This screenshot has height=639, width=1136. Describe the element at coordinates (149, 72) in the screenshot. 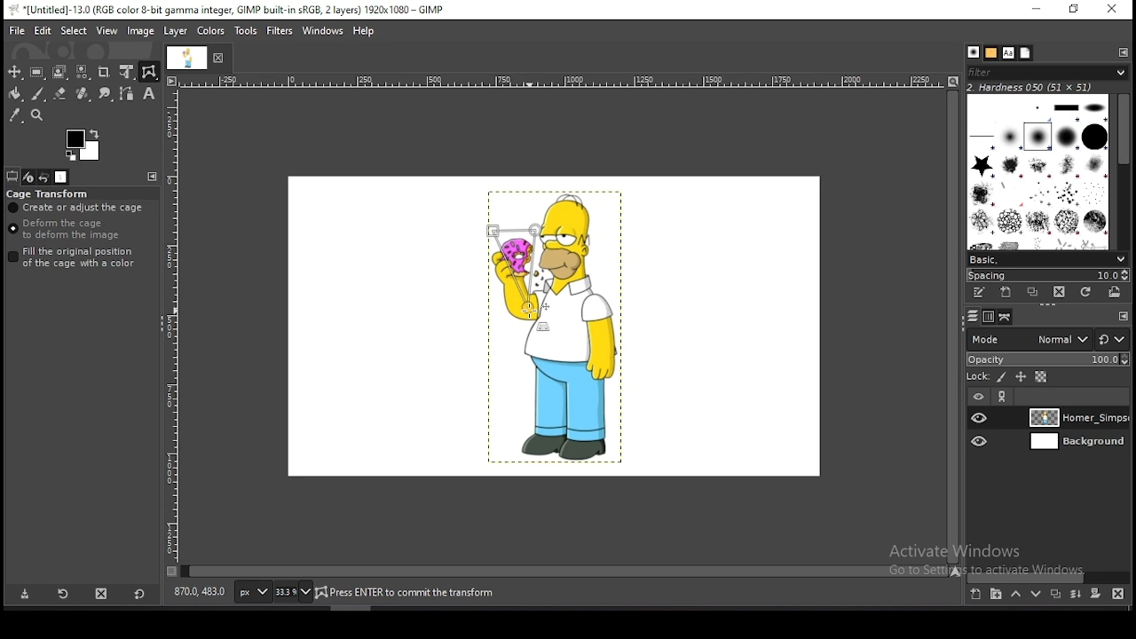

I see `cage transform` at that location.